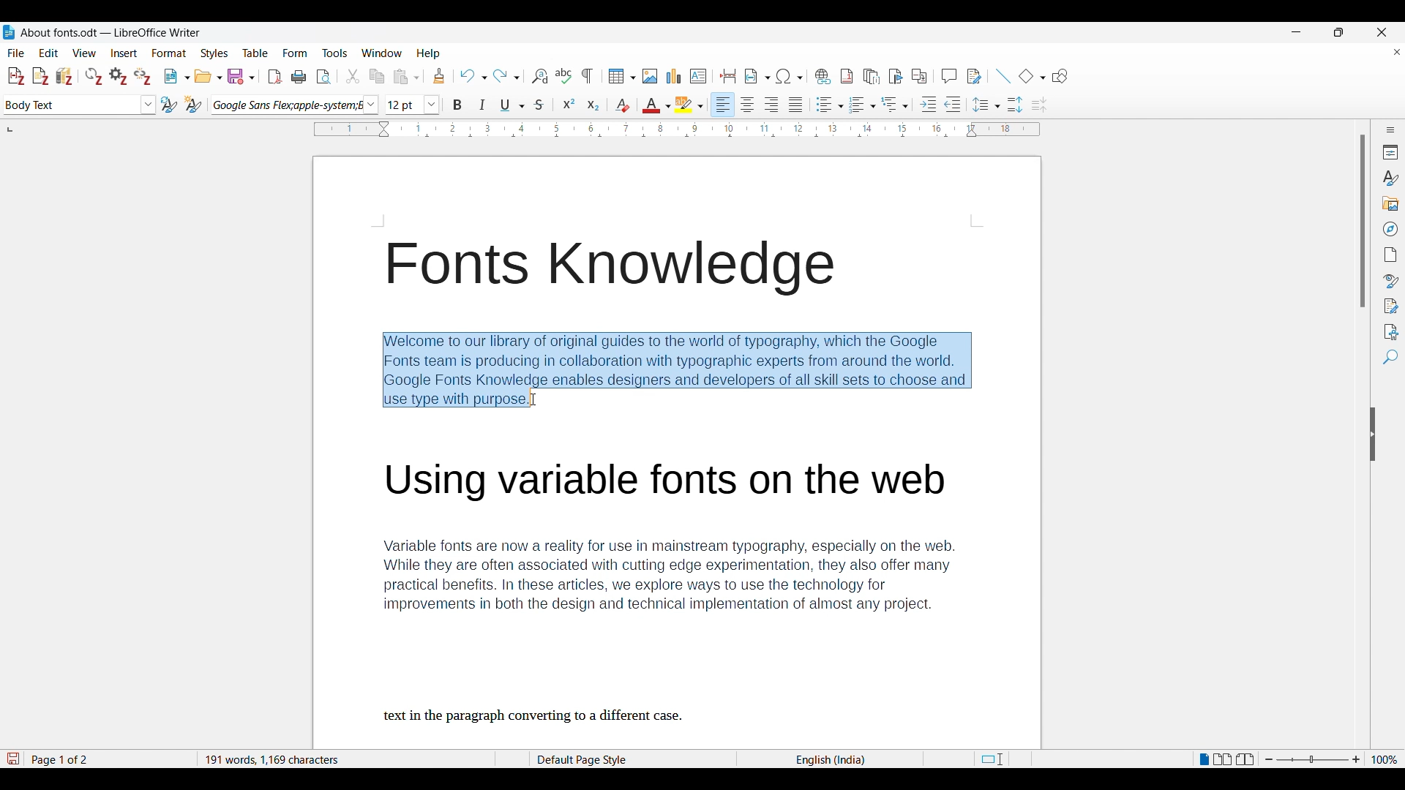 This screenshot has width=1405, height=790. Describe the element at coordinates (323, 77) in the screenshot. I see `Toggle print preview` at that location.